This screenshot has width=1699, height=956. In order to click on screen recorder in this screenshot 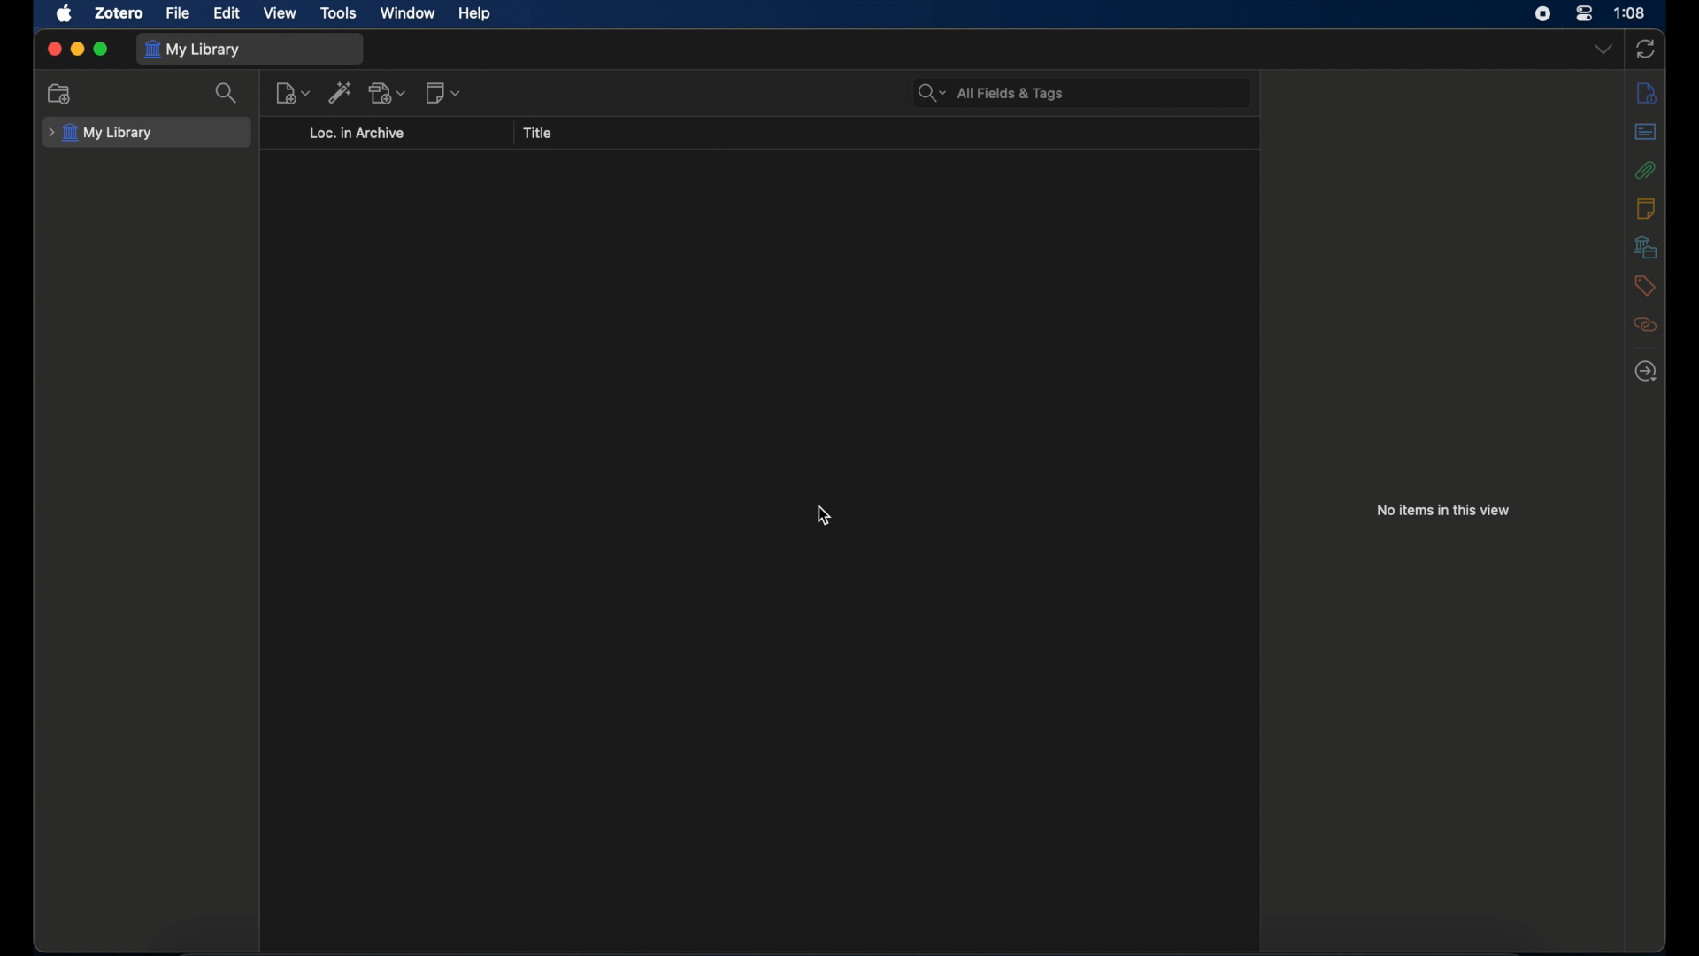, I will do `click(1544, 14)`.